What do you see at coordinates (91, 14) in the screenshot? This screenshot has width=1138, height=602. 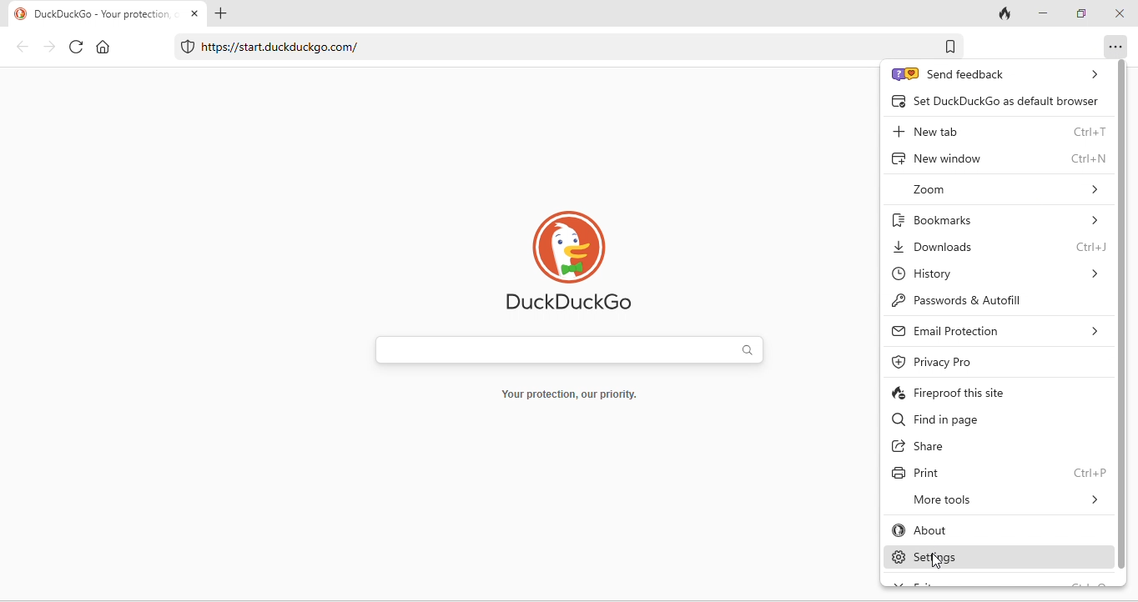 I see `DuckDuckGo- Your protection` at bounding box center [91, 14].